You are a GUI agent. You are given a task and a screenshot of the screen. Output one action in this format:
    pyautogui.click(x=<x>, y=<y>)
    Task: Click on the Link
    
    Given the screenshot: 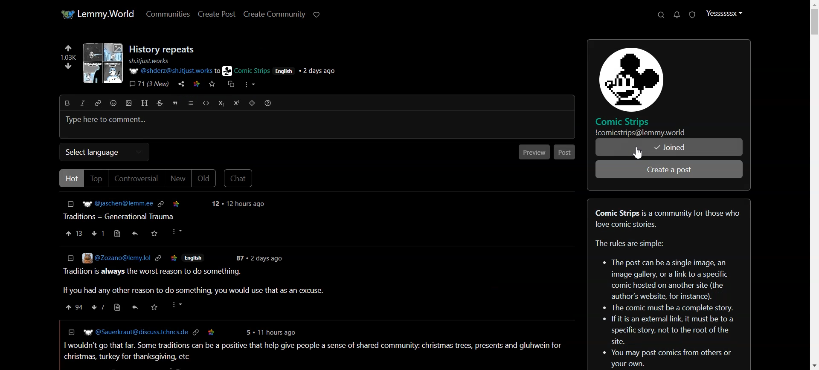 What is the action you would take?
    pyautogui.click(x=196, y=332)
    